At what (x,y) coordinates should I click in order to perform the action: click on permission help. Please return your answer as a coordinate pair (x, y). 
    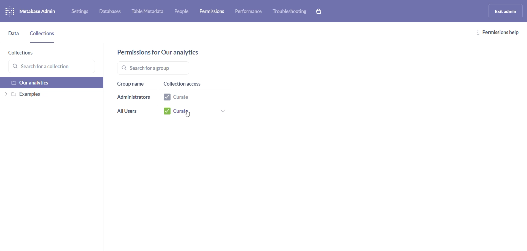
    Looking at the image, I should click on (498, 33).